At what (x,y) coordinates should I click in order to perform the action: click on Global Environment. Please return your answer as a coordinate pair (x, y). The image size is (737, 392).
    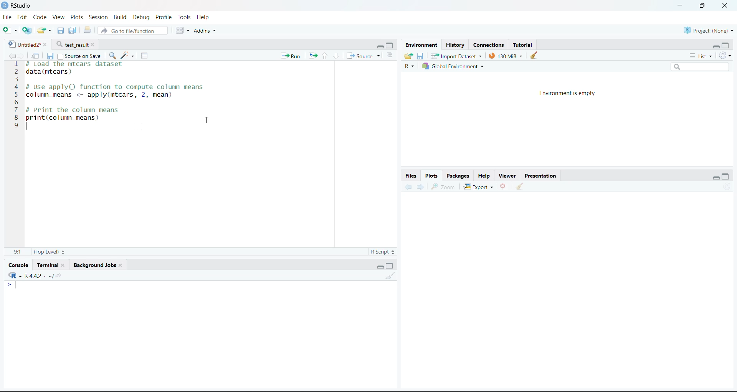
    Looking at the image, I should click on (453, 66).